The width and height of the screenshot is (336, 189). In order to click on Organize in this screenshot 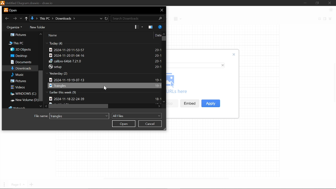, I will do `click(15, 28)`.